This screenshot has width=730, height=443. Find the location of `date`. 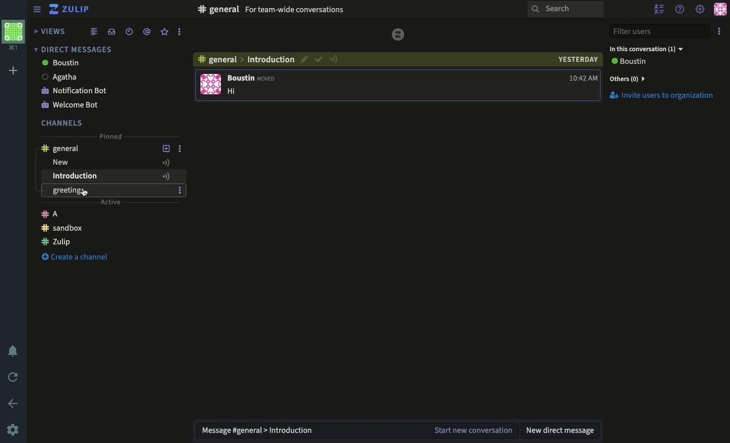

date is located at coordinates (576, 59).